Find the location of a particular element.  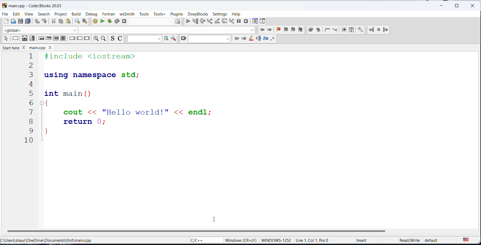

toggle source is located at coordinates (111, 39).